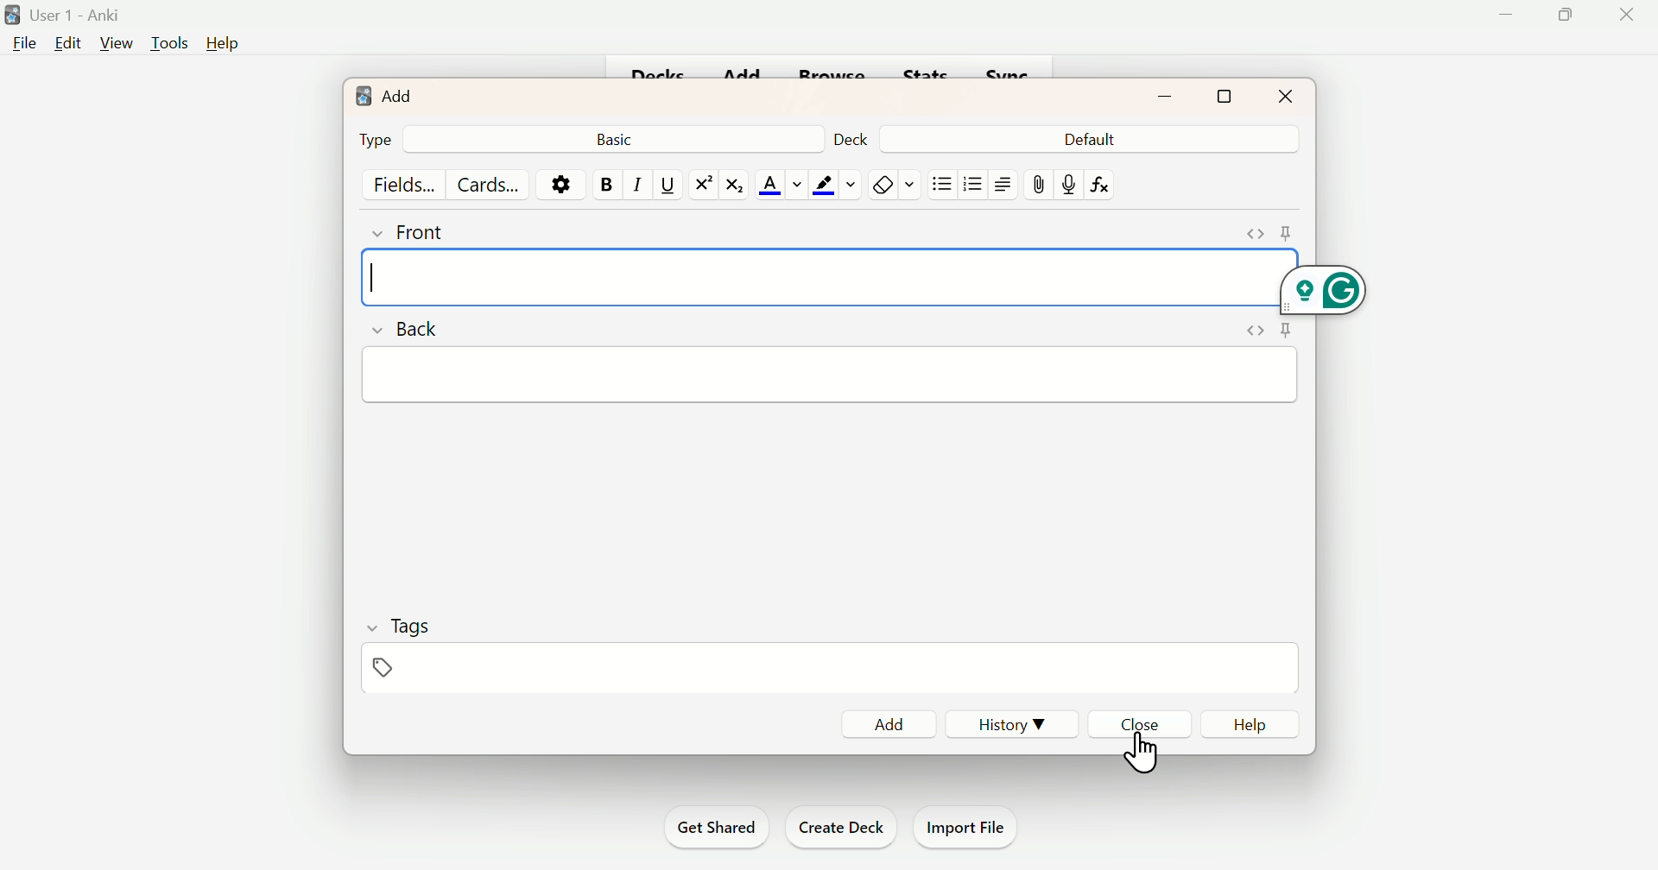  Describe the element at coordinates (714, 824) in the screenshot. I see `Get Shared` at that location.